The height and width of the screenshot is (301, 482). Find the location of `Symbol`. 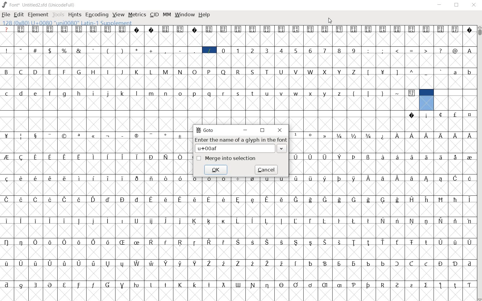

Symbol is located at coordinates (180, 221).